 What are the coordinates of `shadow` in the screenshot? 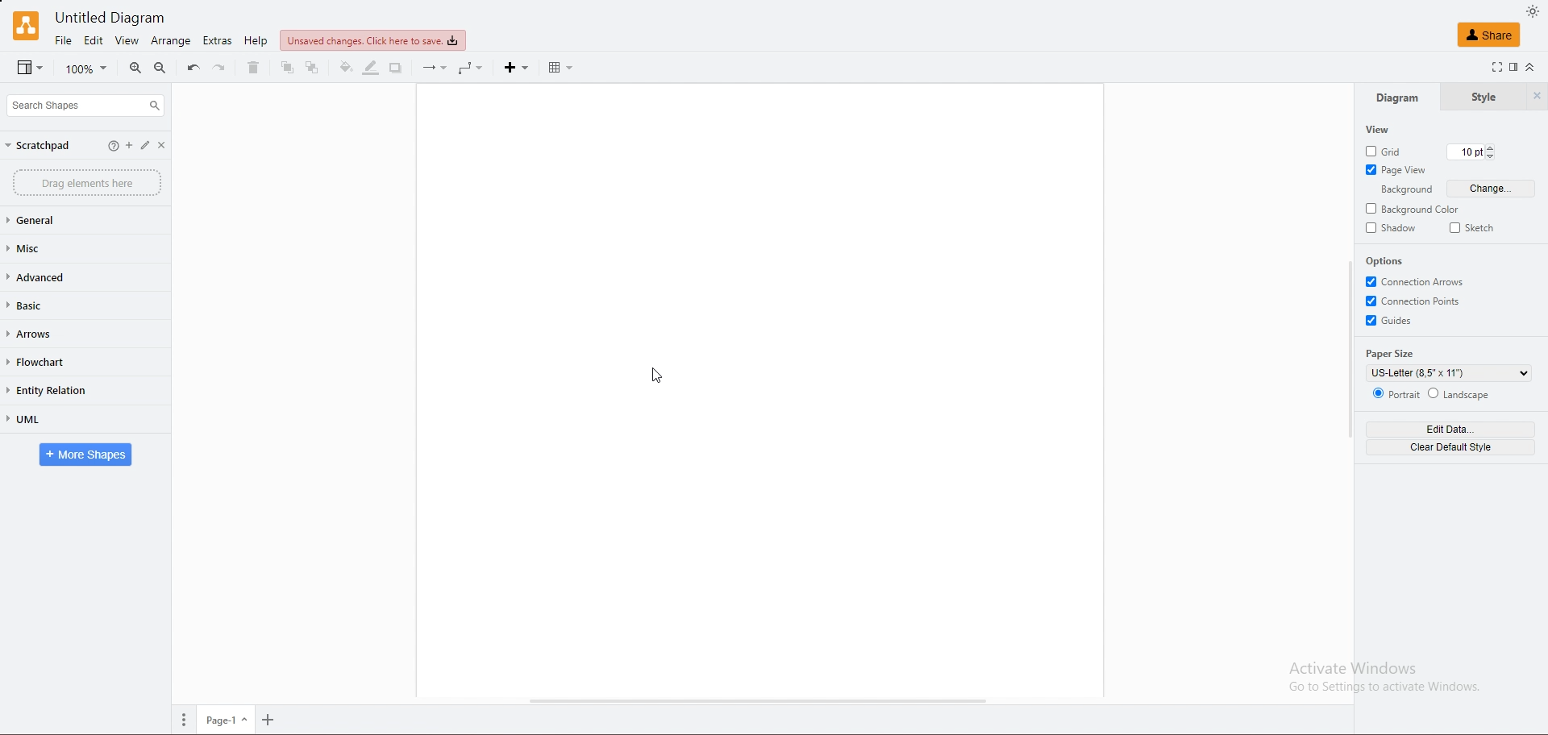 It's located at (397, 68).